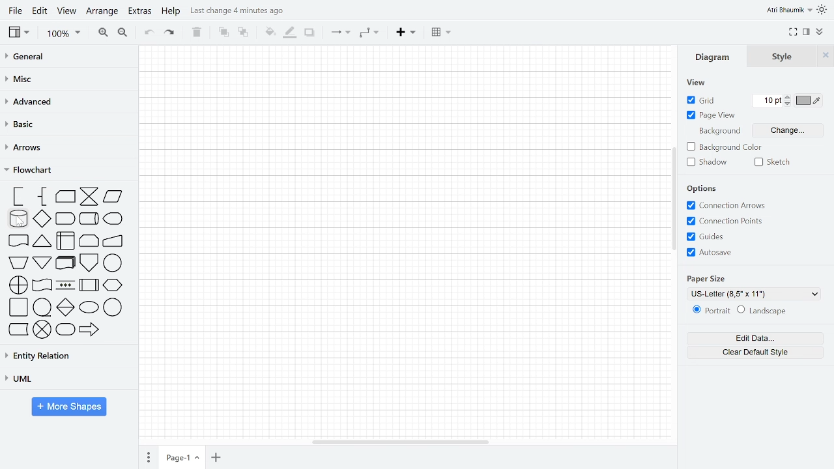 This screenshot has height=469, width=834. What do you see at coordinates (89, 241) in the screenshot?
I see `loop limit ` at bounding box center [89, 241].